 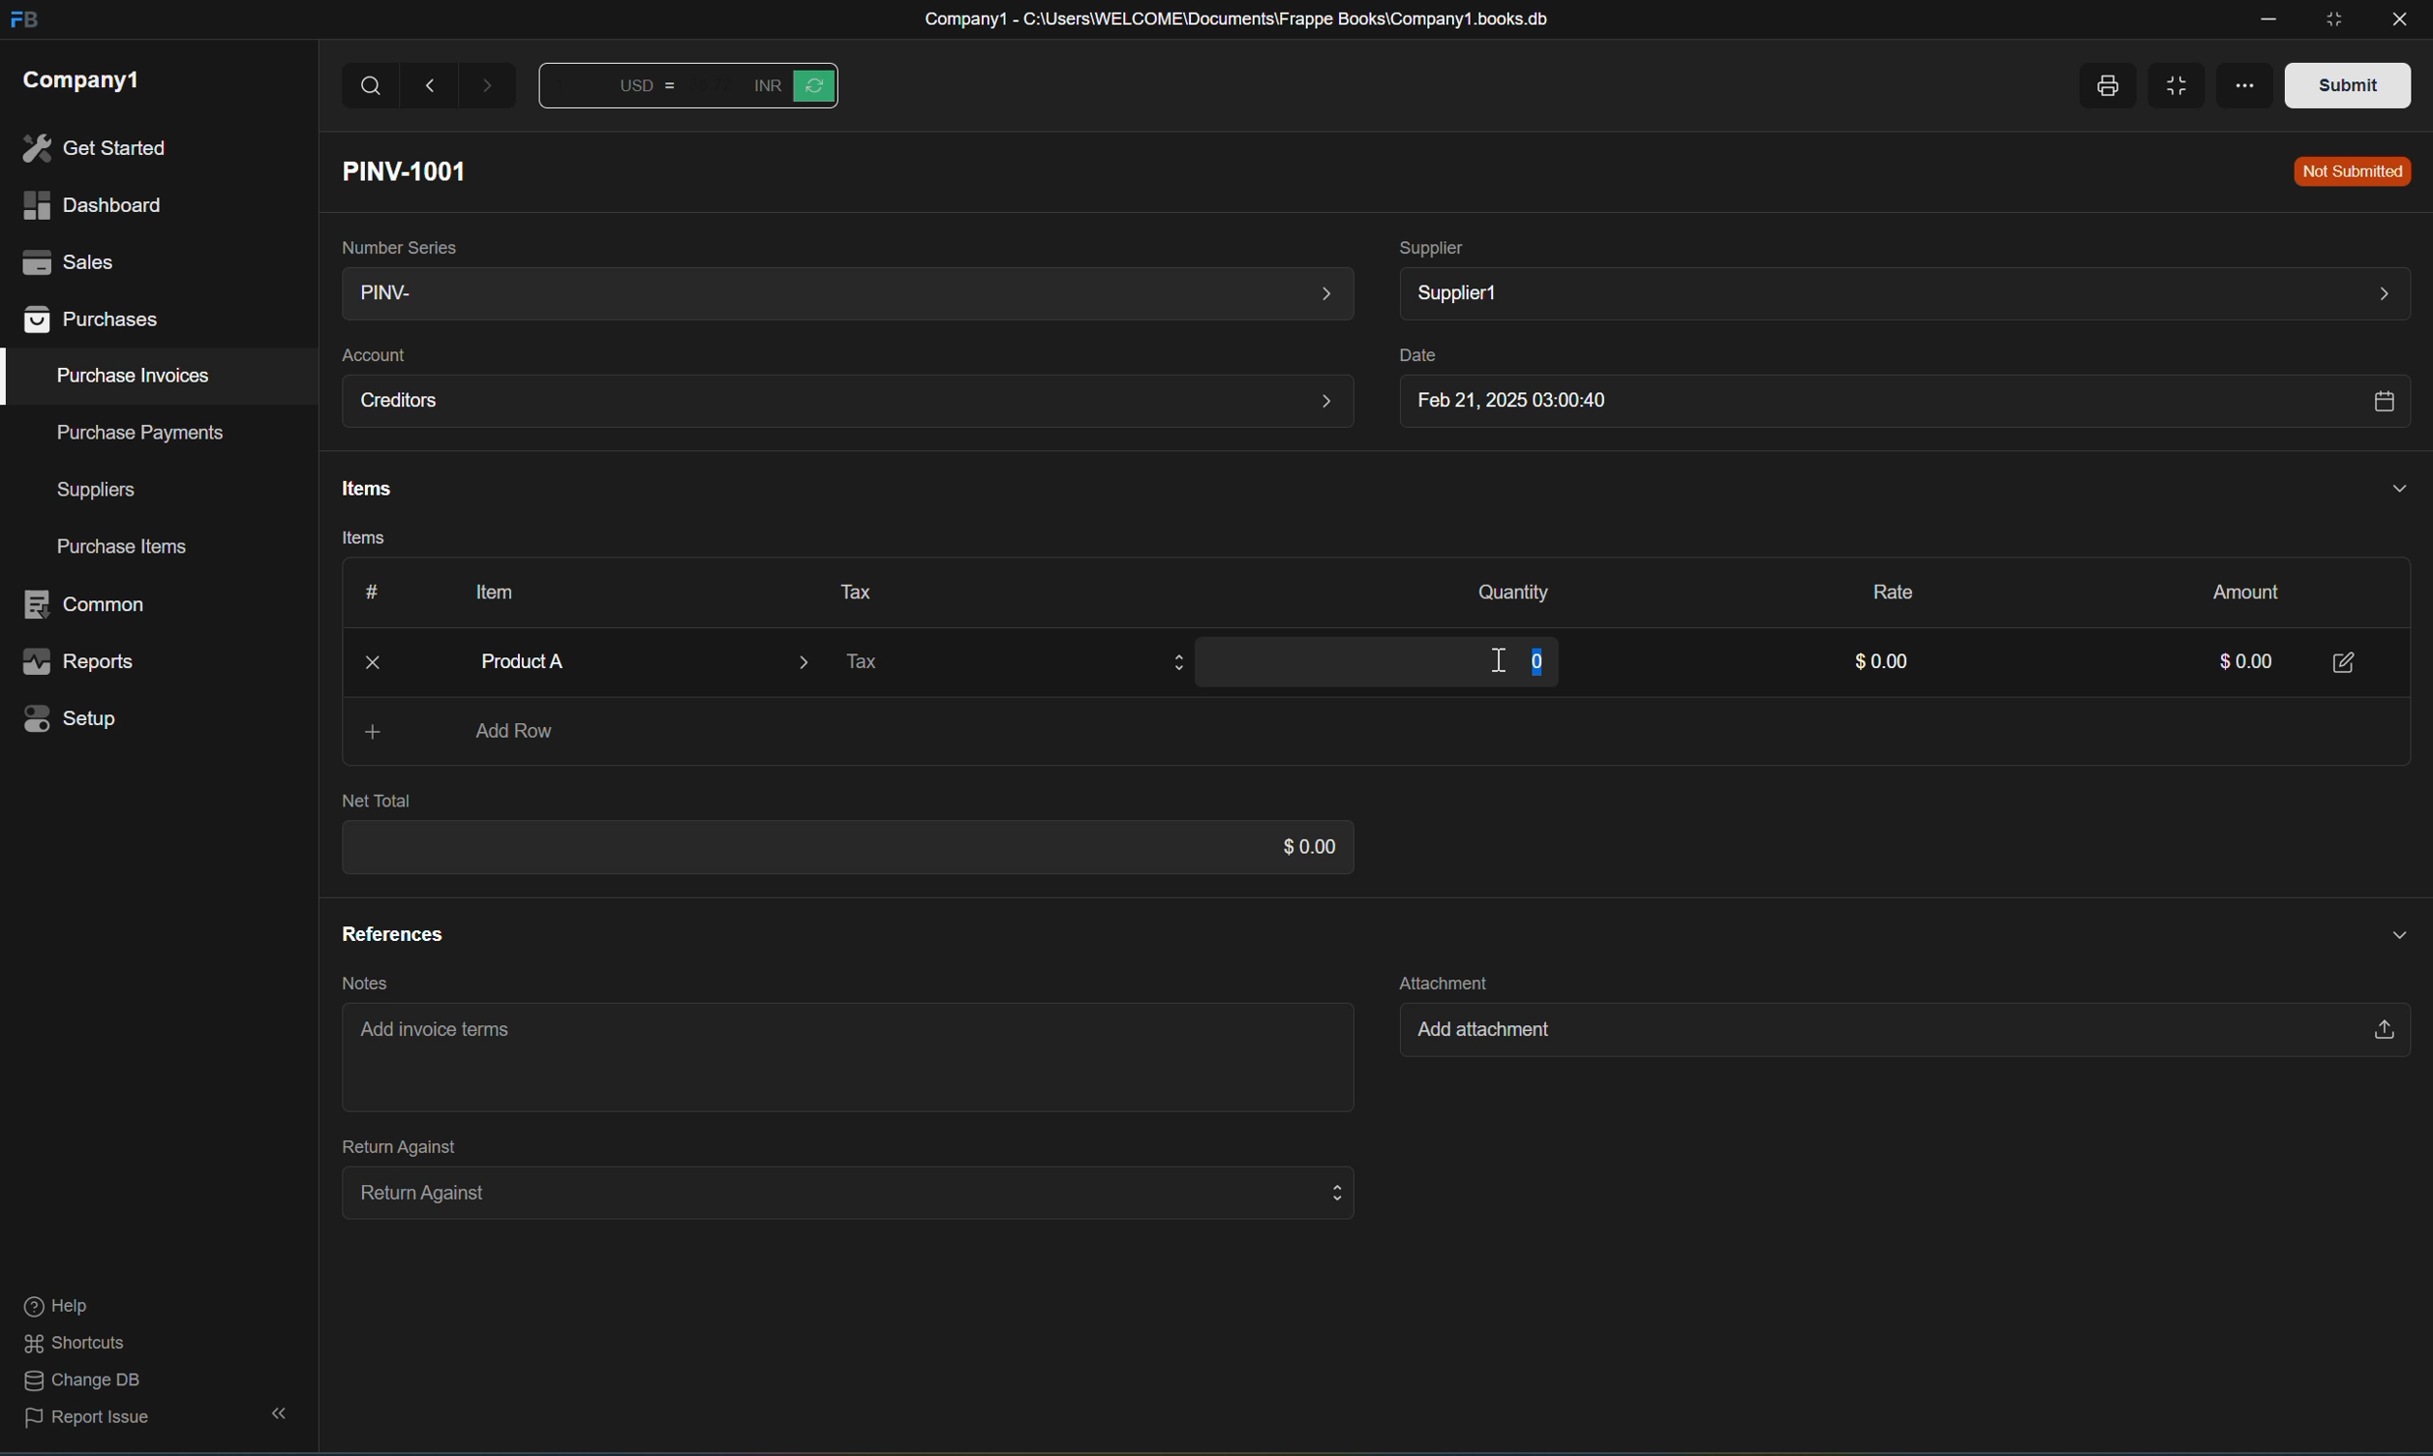 I want to click on Print, so click(x=2108, y=85).